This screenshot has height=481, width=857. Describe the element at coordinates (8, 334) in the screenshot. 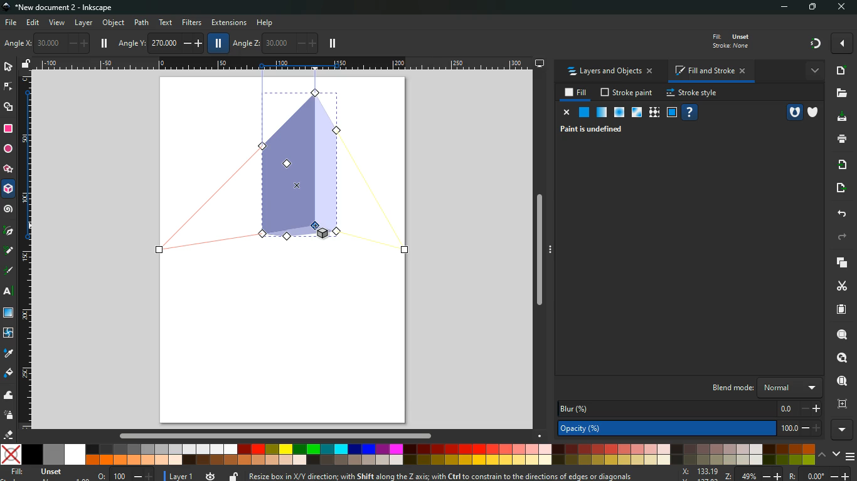

I see `twist` at that location.